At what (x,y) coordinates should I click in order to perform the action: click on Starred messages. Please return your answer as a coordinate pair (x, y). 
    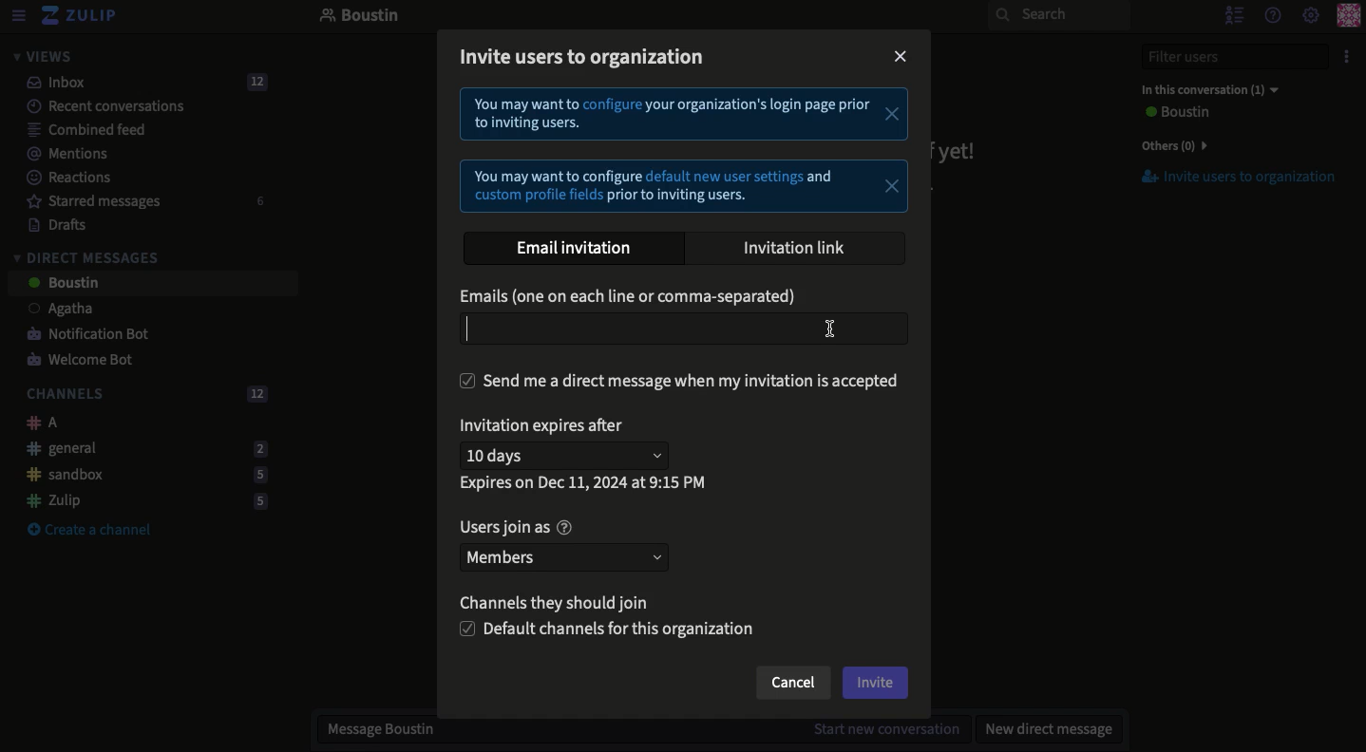
    Looking at the image, I should click on (142, 201).